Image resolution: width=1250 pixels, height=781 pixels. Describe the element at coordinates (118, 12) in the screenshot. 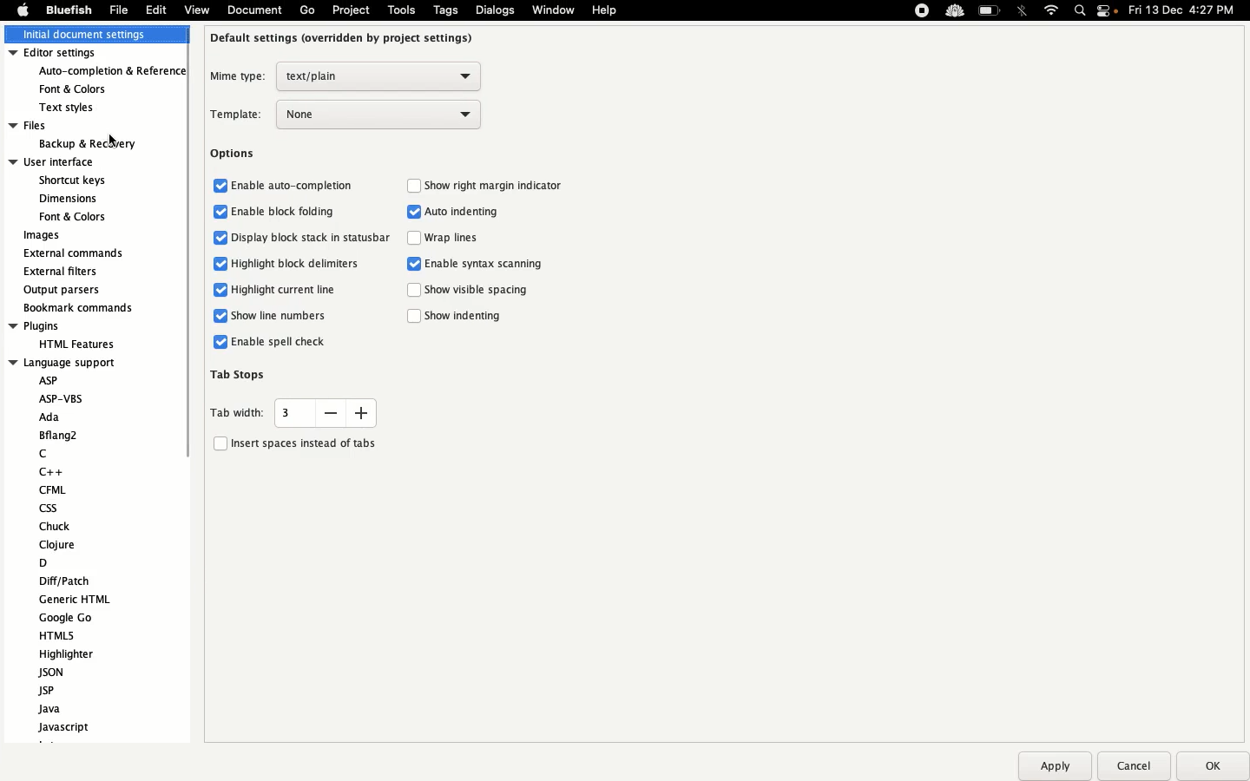

I see `File` at that location.